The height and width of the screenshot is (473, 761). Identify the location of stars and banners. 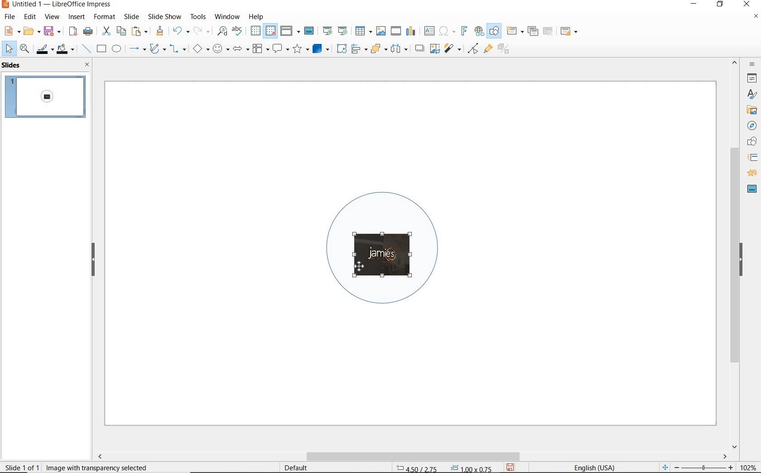
(300, 50).